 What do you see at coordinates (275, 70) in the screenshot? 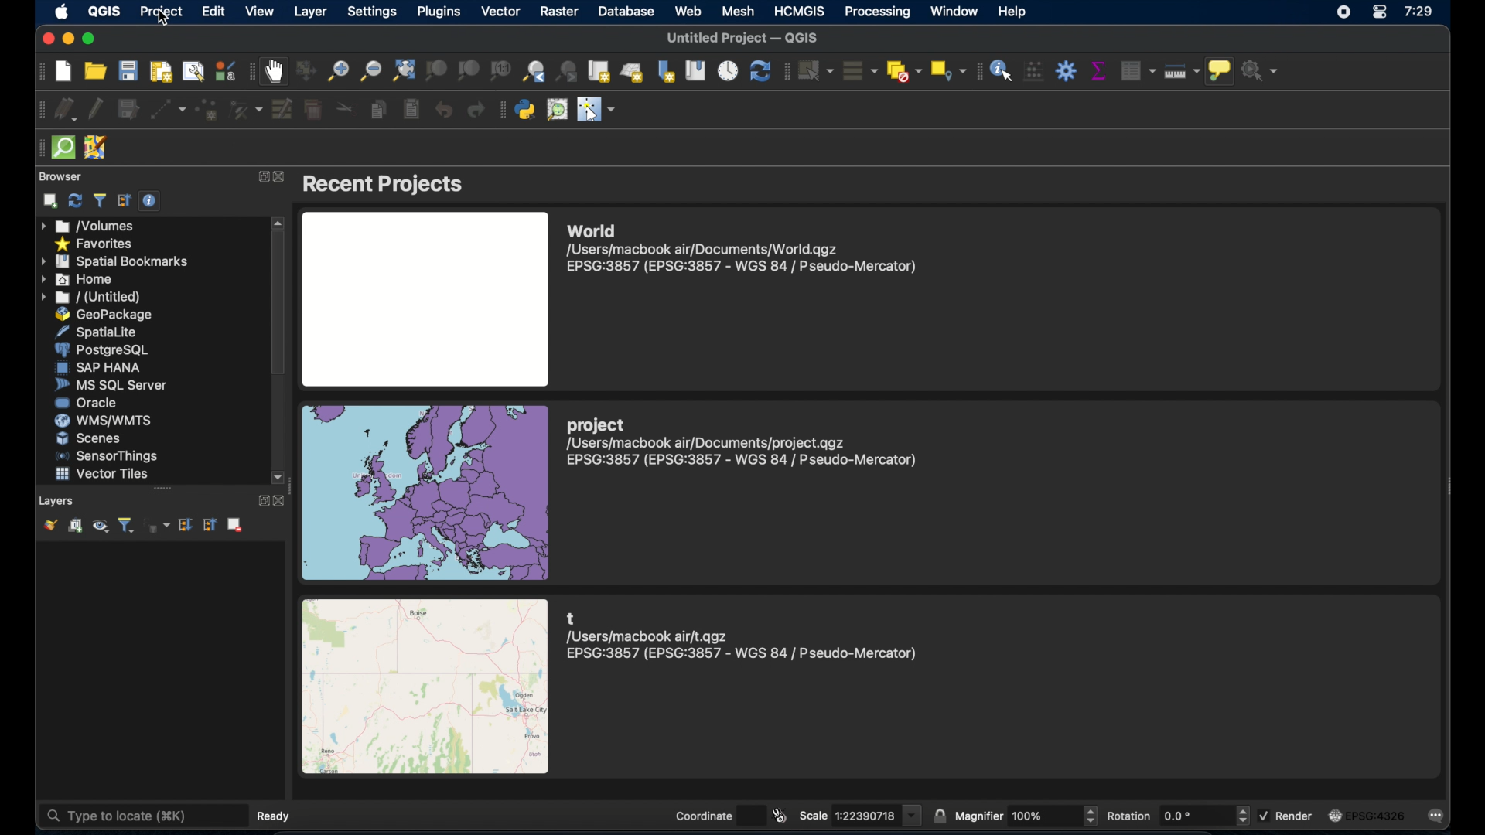
I see `pan map` at bounding box center [275, 70].